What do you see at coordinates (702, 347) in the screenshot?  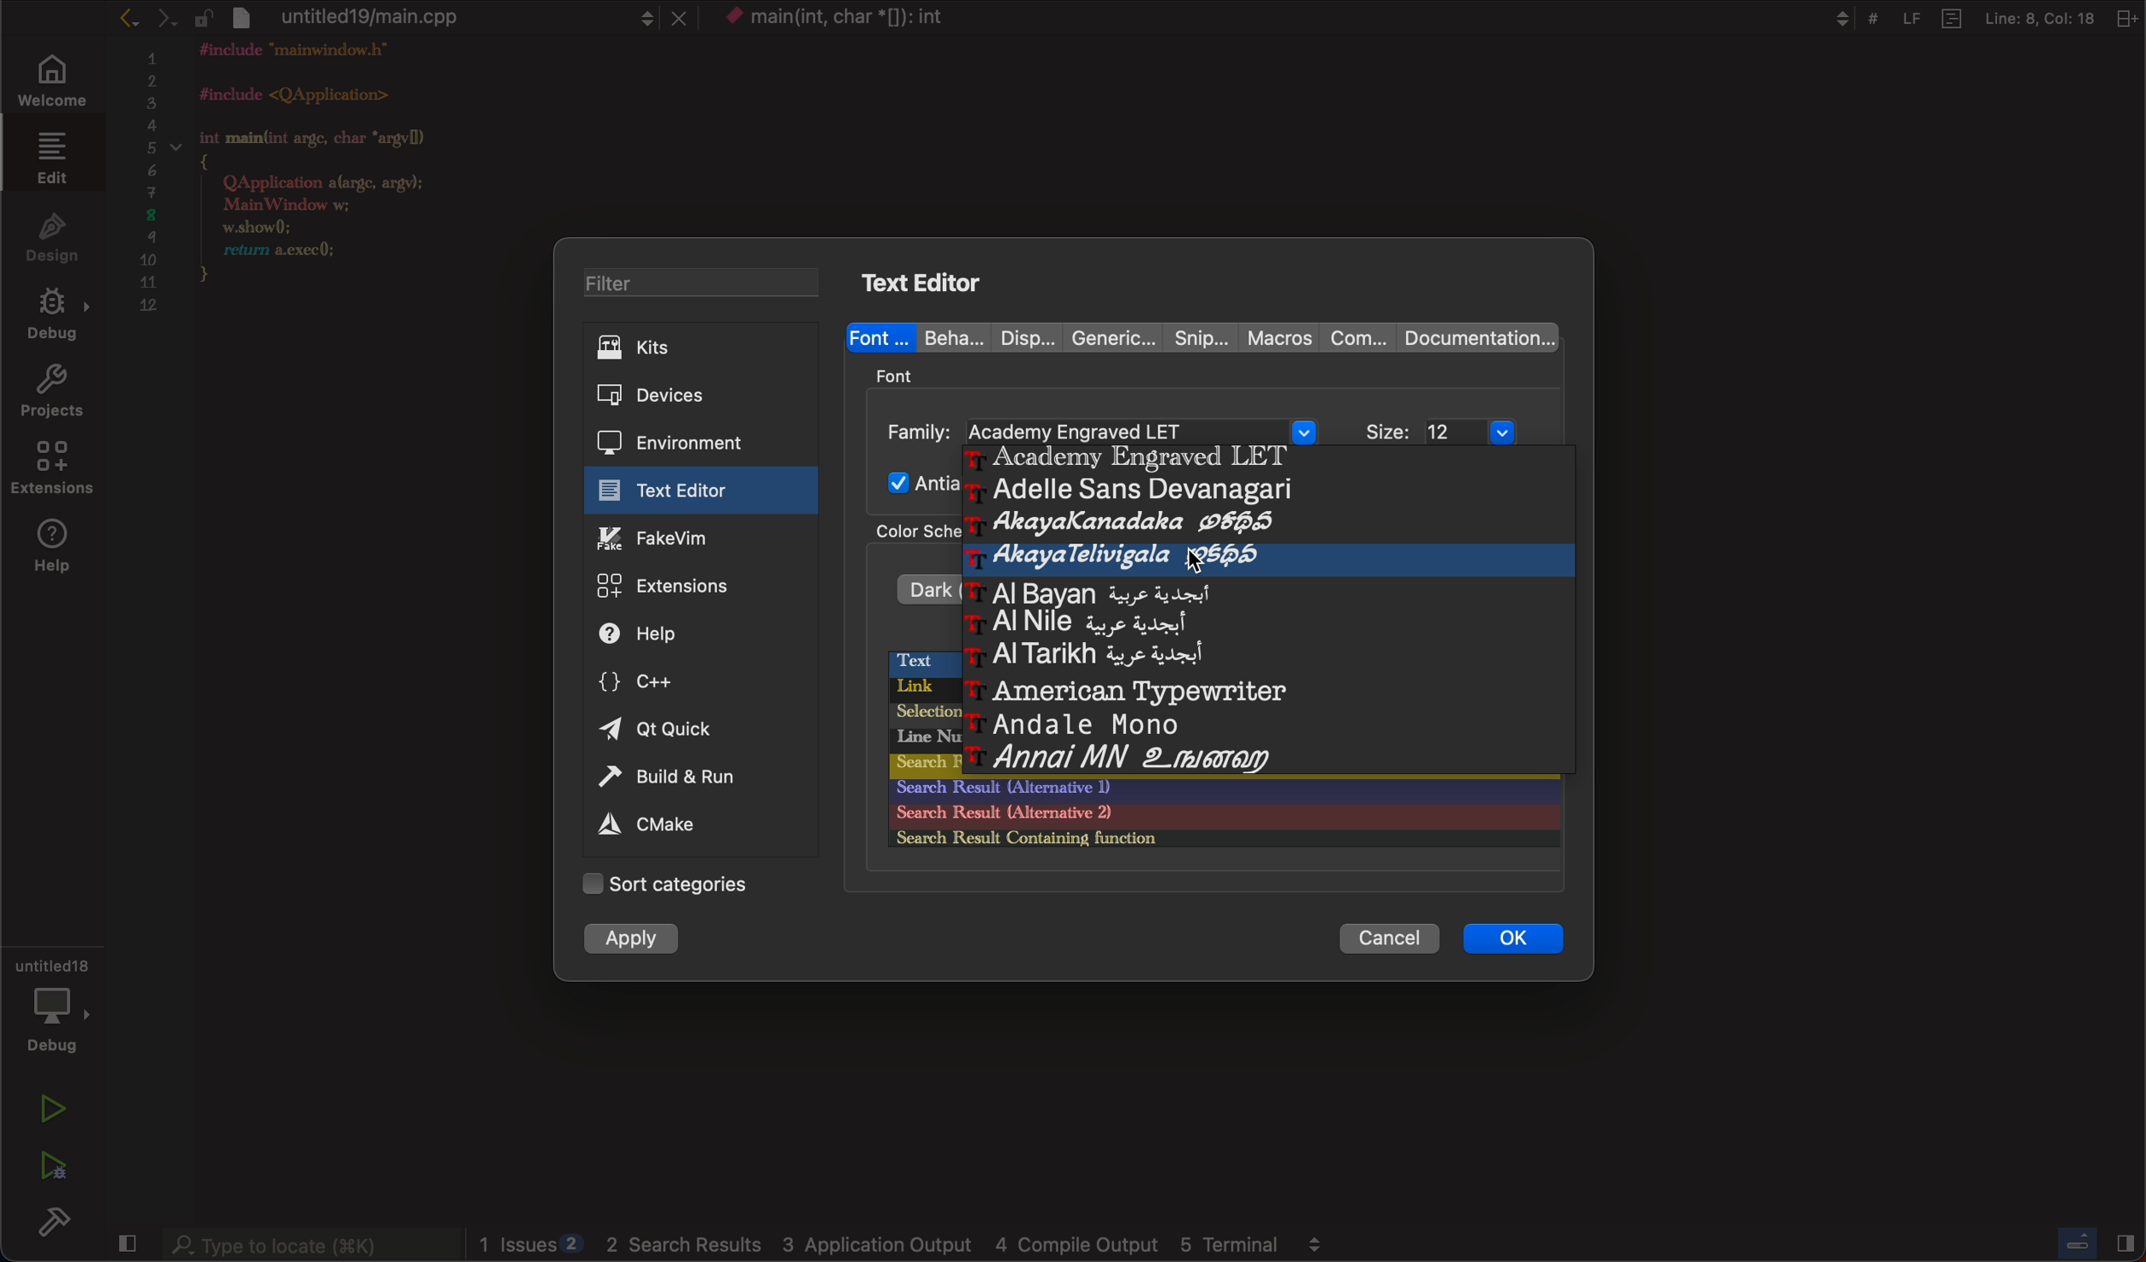 I see `kits` at bounding box center [702, 347].